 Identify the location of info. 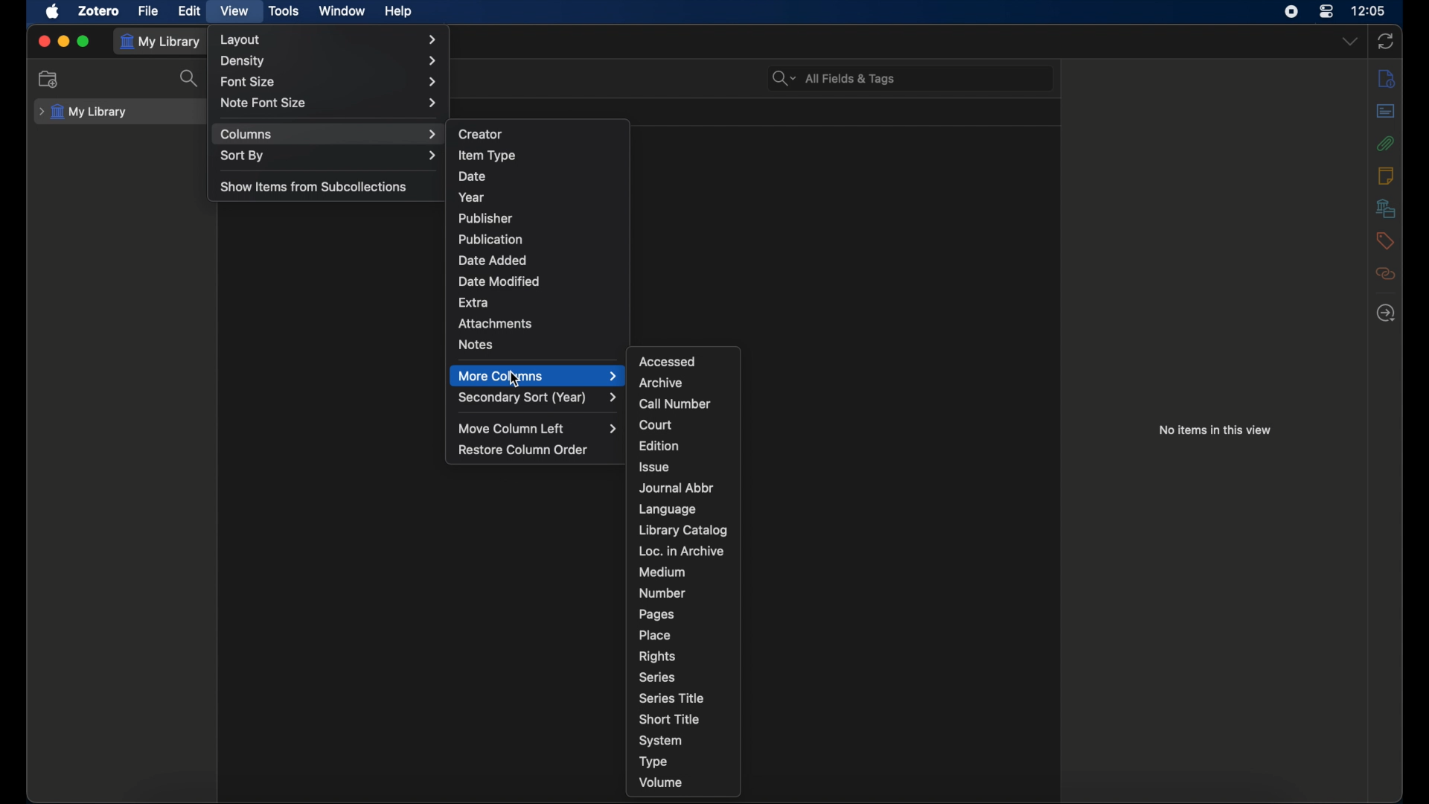
(1386, 78).